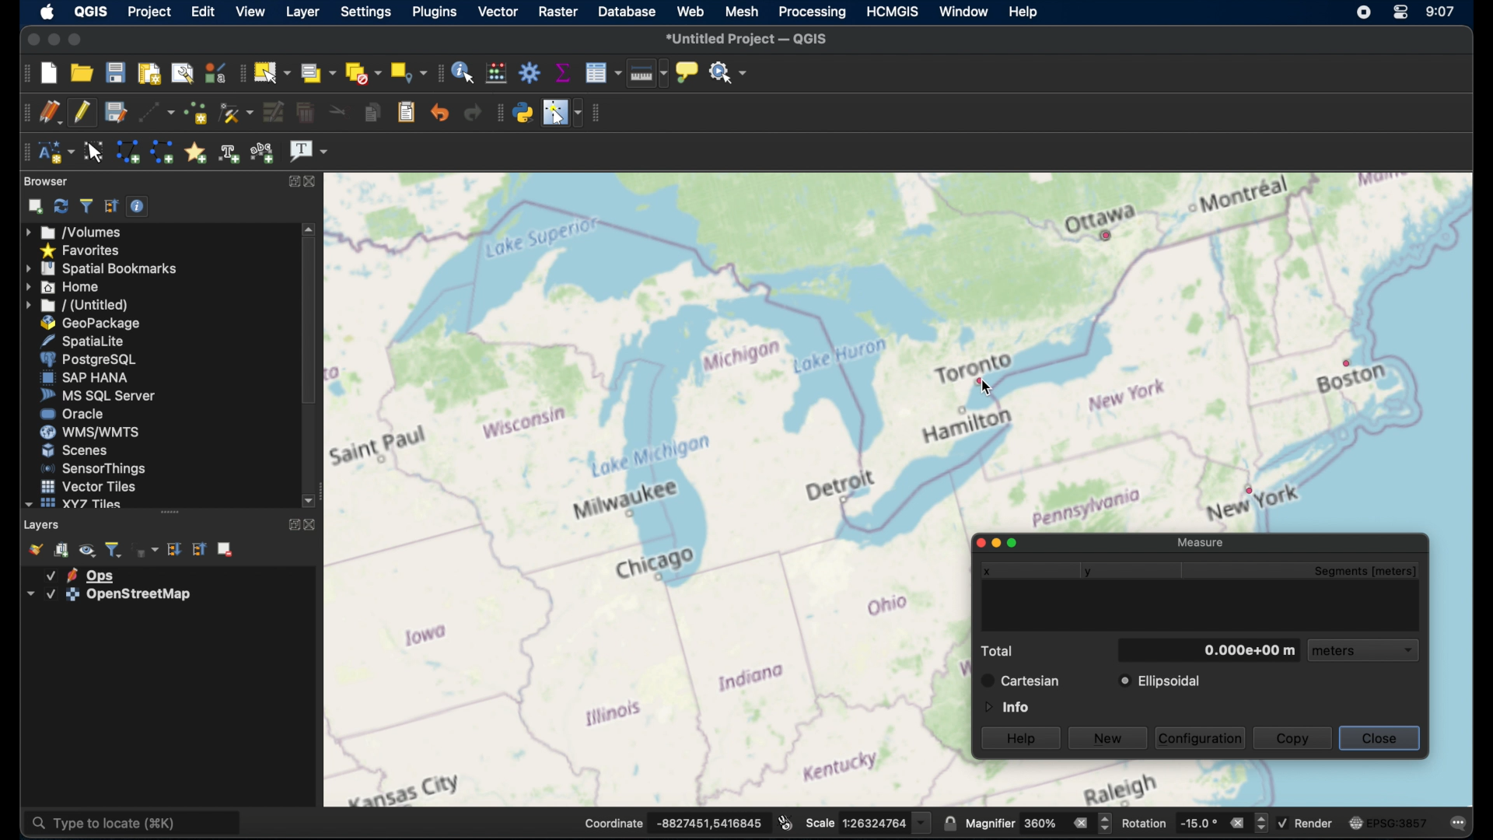 The width and height of the screenshot is (1493, 840). I want to click on spatial bookmarks, so click(102, 268).